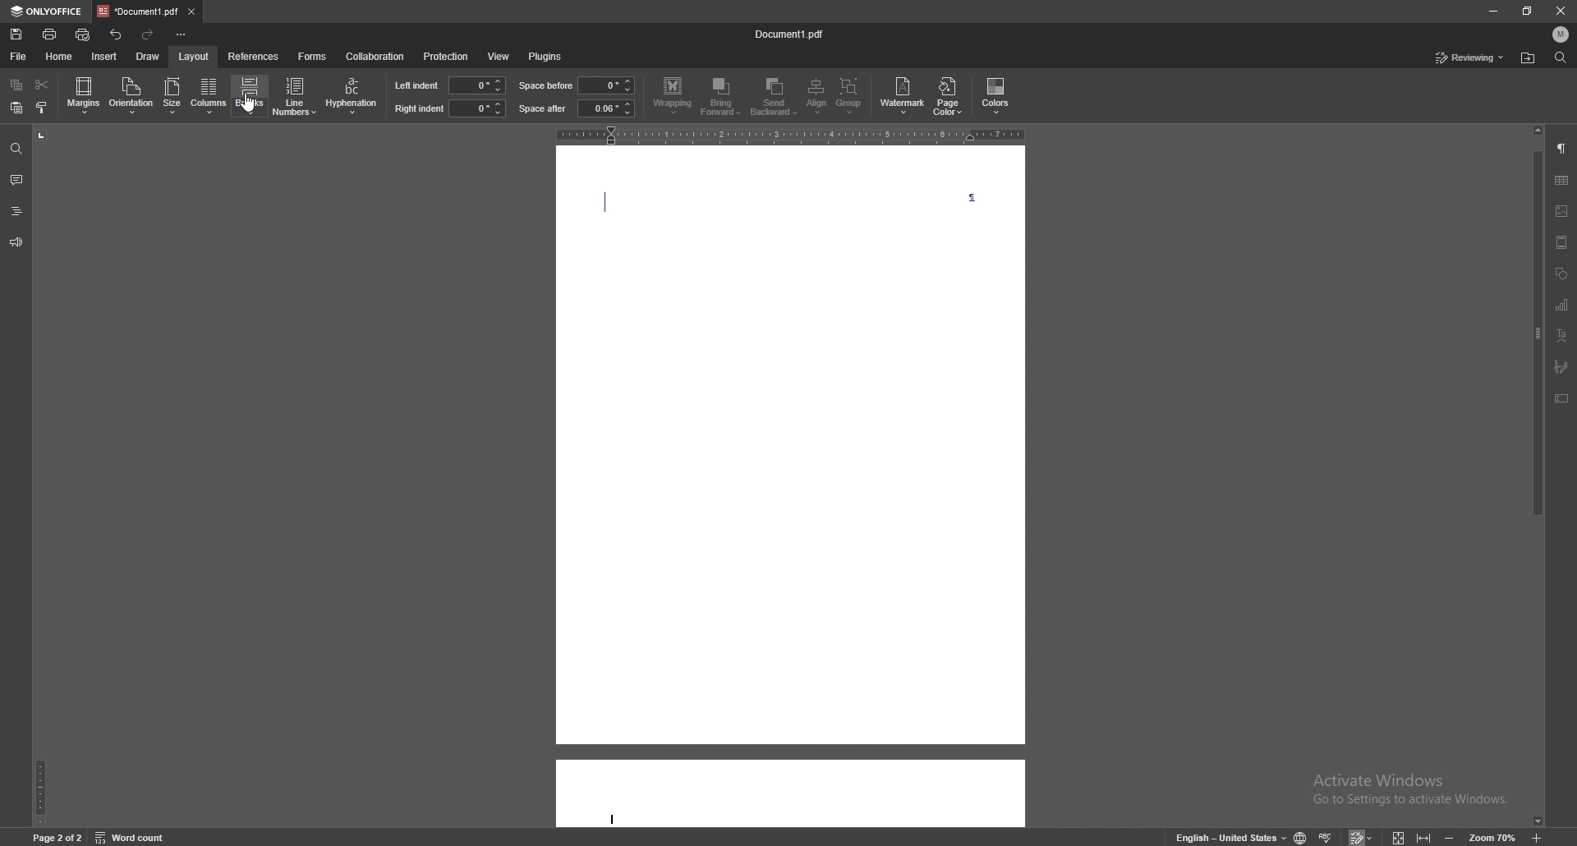 This screenshot has width=1577, height=846. What do you see at coordinates (1560, 273) in the screenshot?
I see `shapes` at bounding box center [1560, 273].